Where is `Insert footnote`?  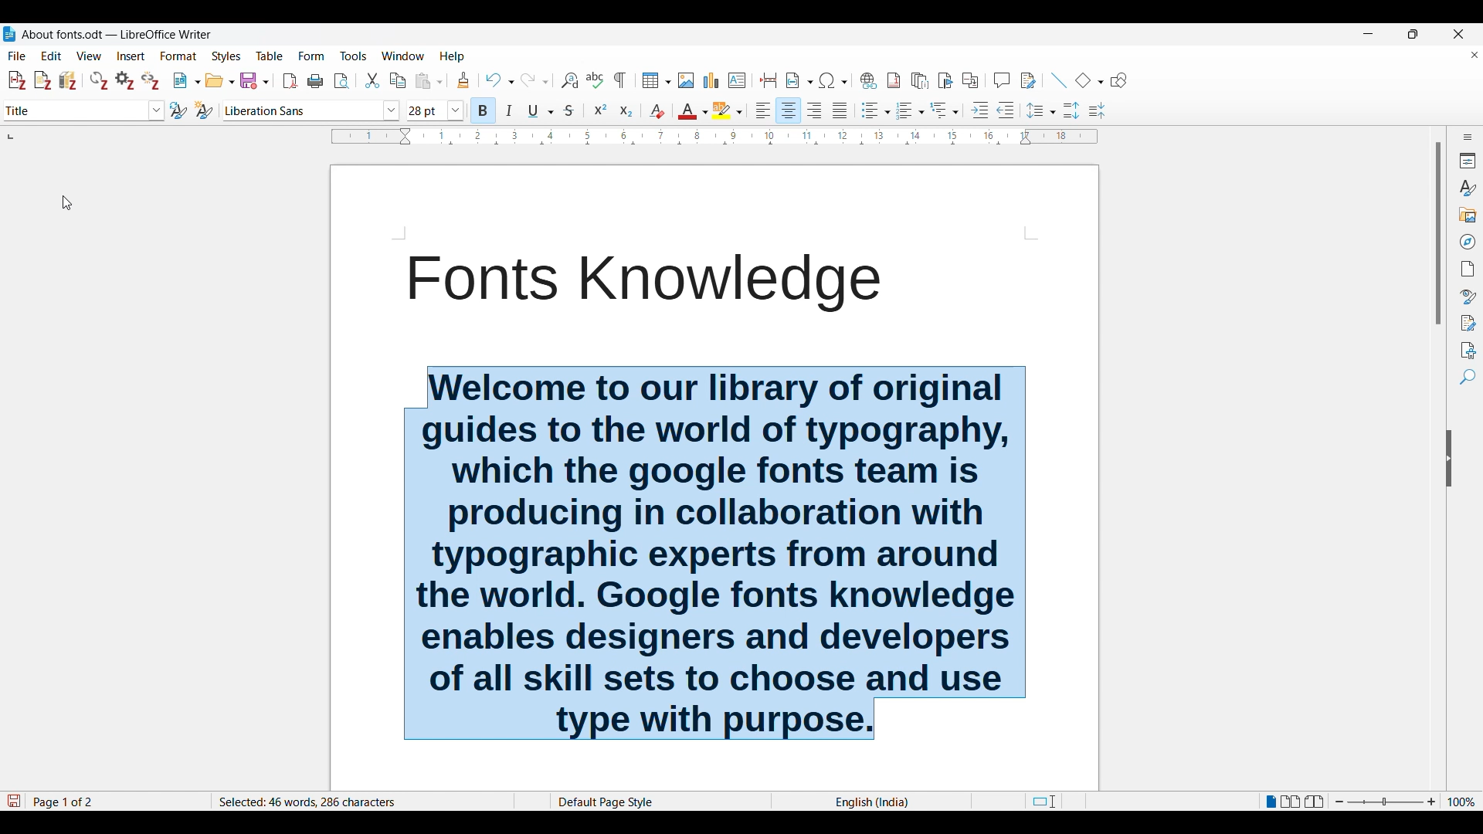 Insert footnote is located at coordinates (894, 80).